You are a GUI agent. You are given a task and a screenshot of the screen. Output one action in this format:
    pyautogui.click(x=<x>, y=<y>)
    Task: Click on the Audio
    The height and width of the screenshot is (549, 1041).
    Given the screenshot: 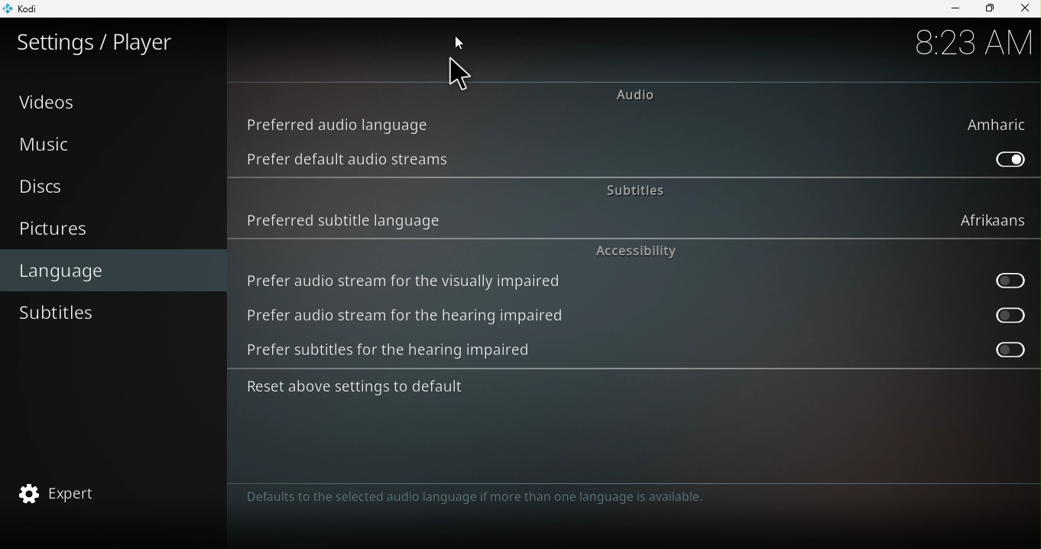 What is the action you would take?
    pyautogui.click(x=633, y=94)
    